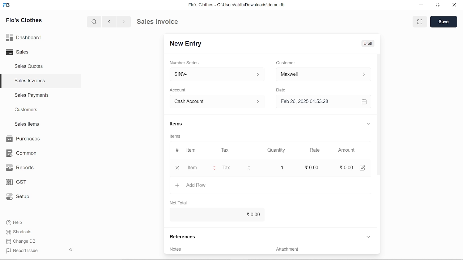 This screenshot has width=463, height=260. What do you see at coordinates (124, 22) in the screenshot?
I see `next` at bounding box center [124, 22].